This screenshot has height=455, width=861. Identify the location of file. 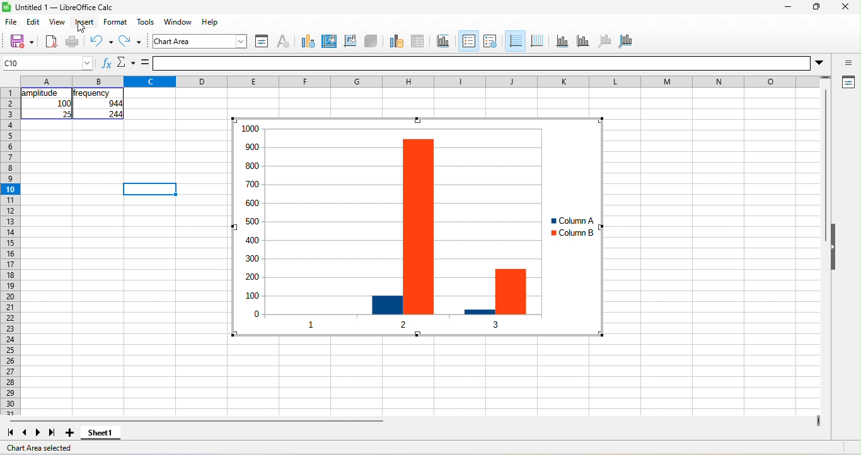
(12, 23).